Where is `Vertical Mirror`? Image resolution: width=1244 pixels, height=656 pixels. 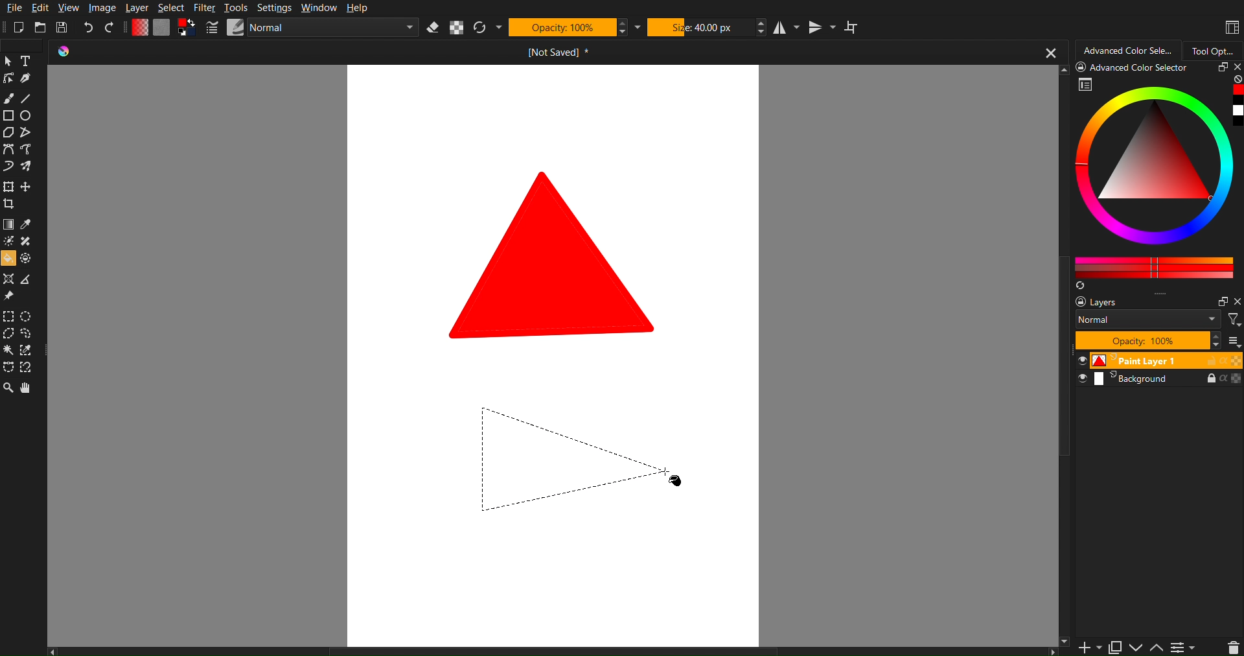 Vertical Mirror is located at coordinates (823, 30).